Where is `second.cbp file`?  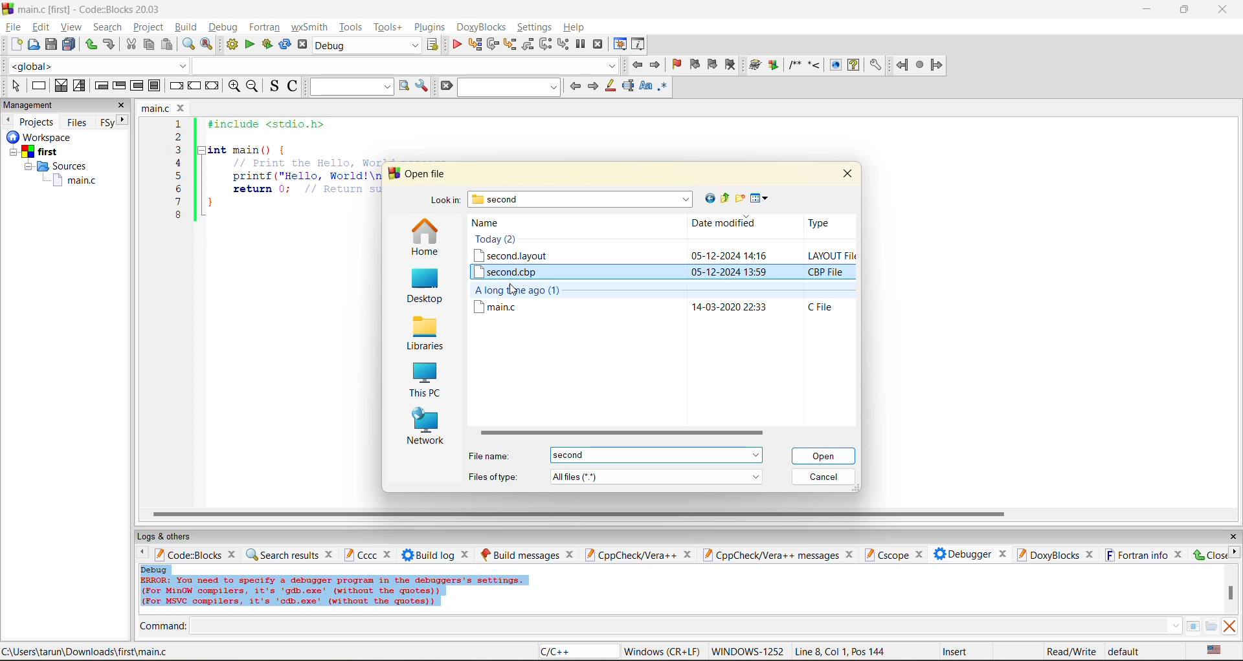 second.cbp file is located at coordinates (514, 272).